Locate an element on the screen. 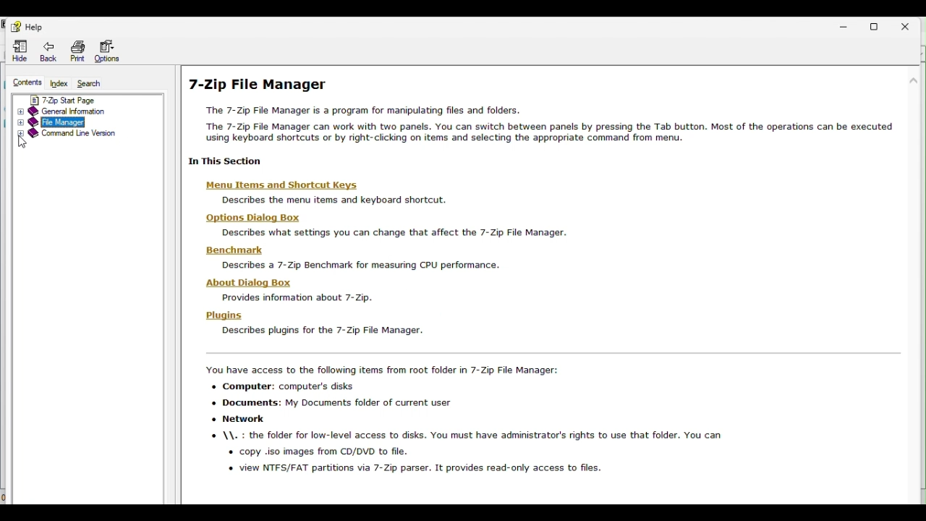 The image size is (926, 521). 7 zip start page page is located at coordinates (62, 99).